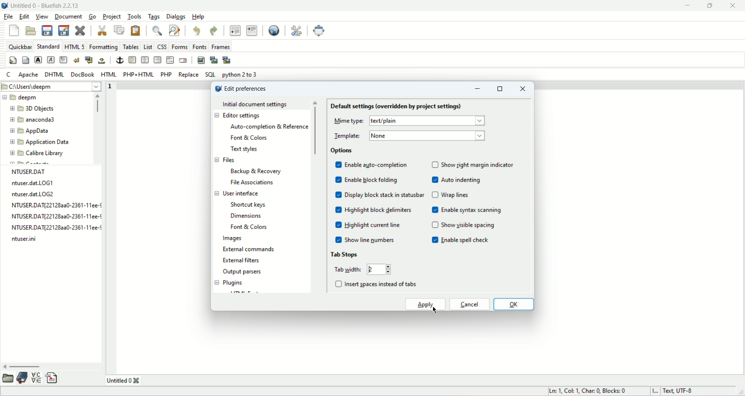  I want to click on none, so click(381, 136).